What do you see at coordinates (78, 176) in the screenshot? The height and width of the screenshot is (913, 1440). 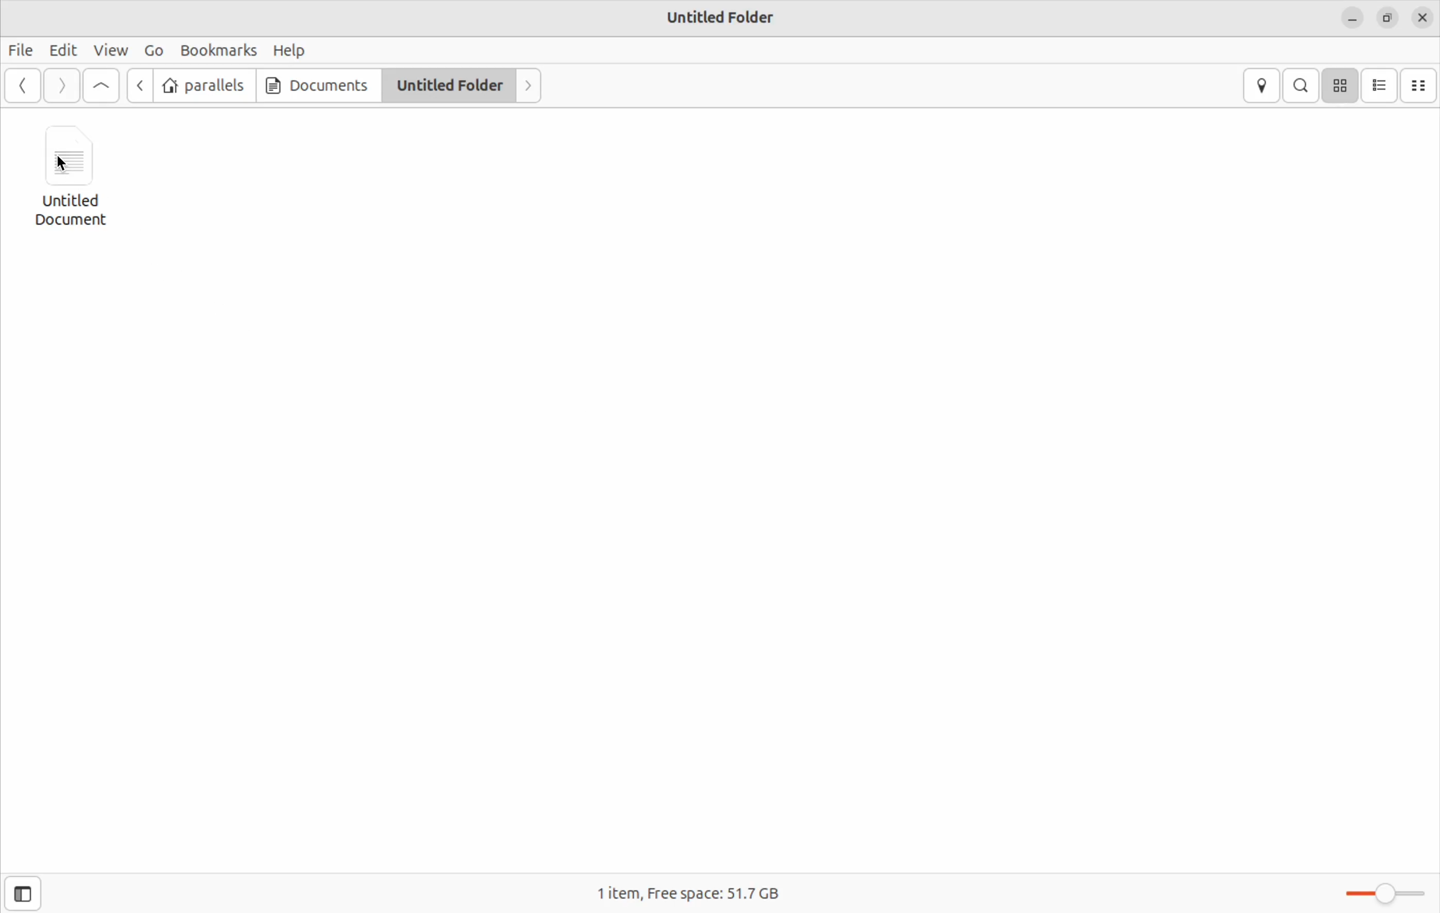 I see `Untitled Document` at bounding box center [78, 176].